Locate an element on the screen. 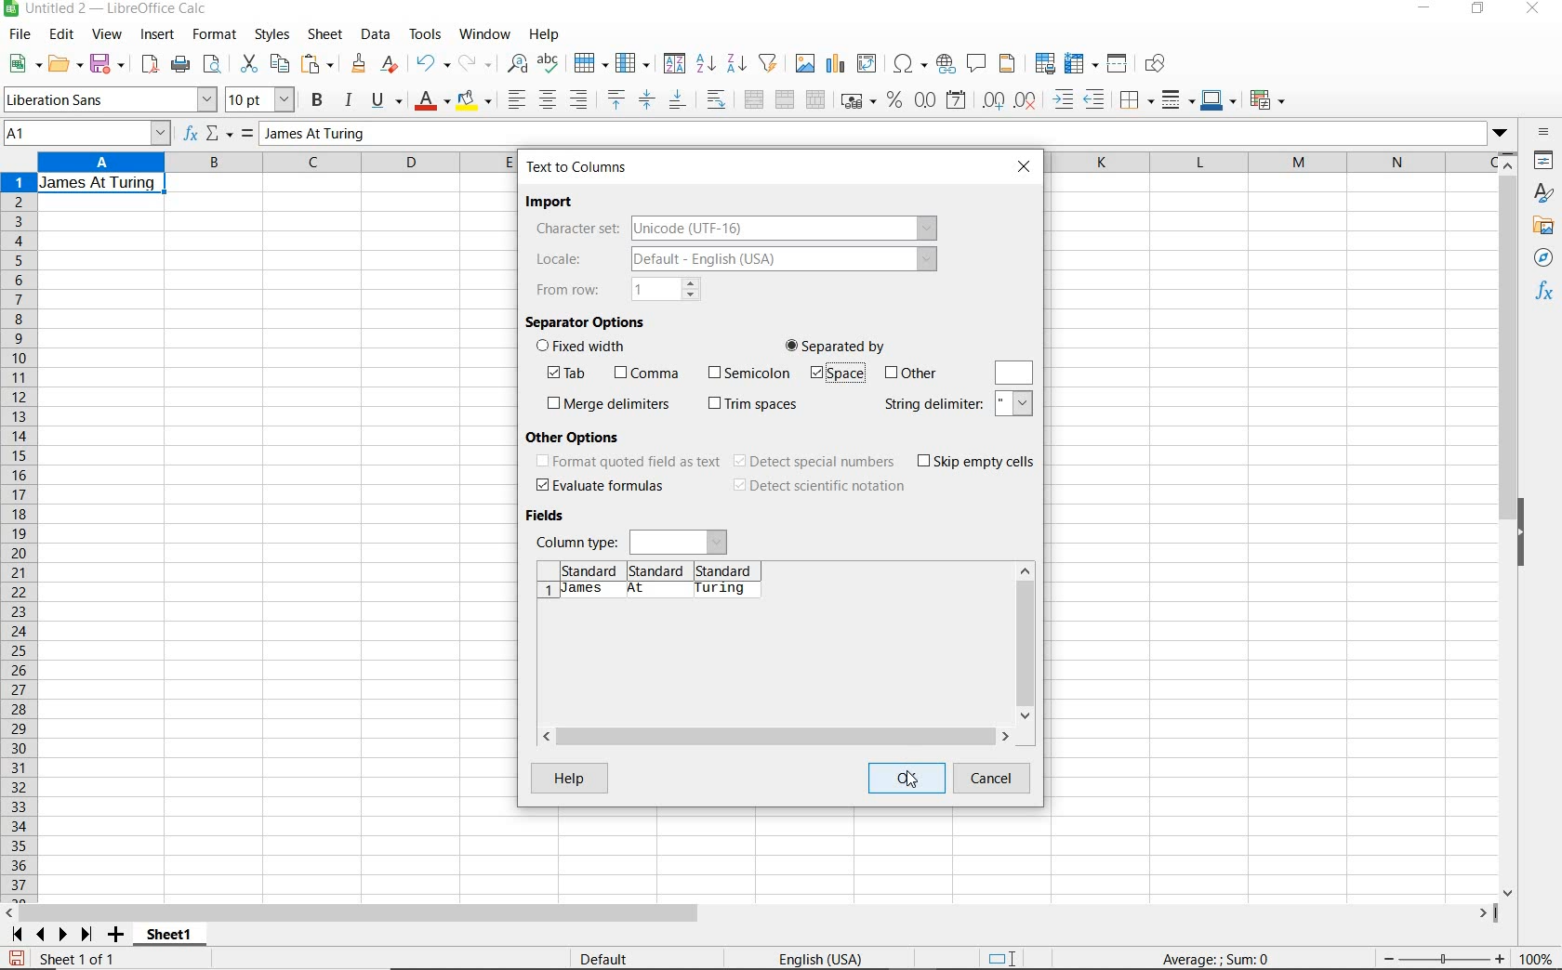  bold is located at coordinates (318, 100).